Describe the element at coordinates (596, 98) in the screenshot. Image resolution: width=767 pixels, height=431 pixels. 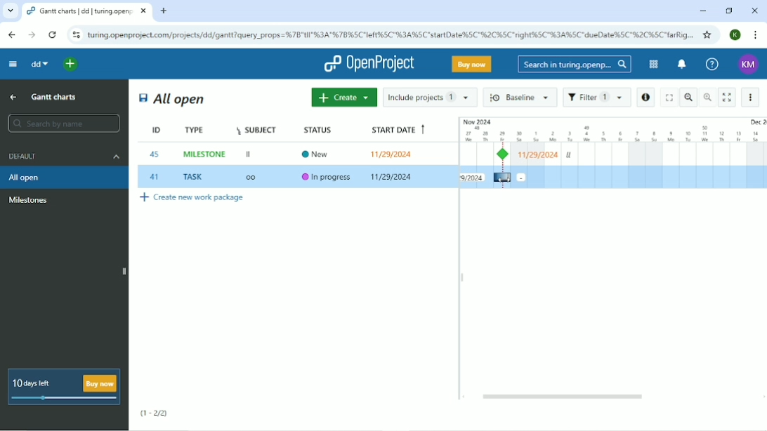
I see `Filter` at that location.